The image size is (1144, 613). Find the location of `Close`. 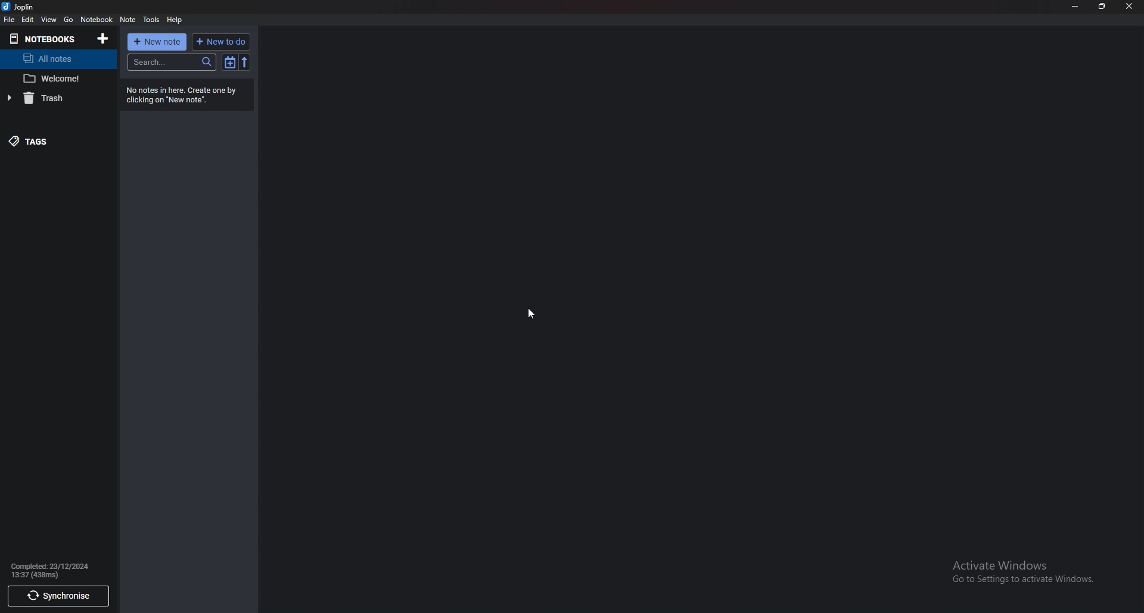

Close is located at coordinates (1129, 6).